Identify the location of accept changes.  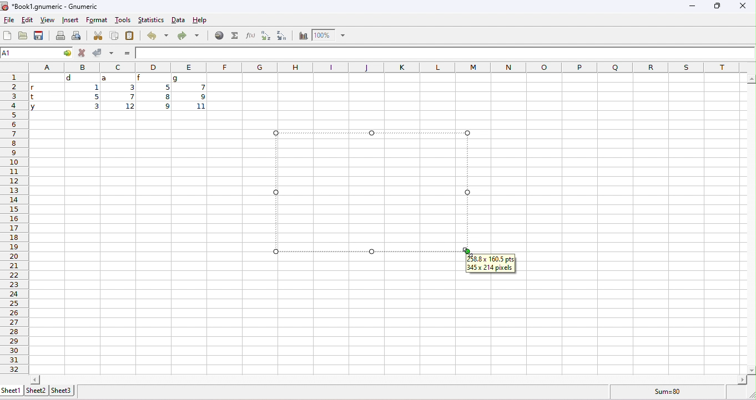
(98, 52).